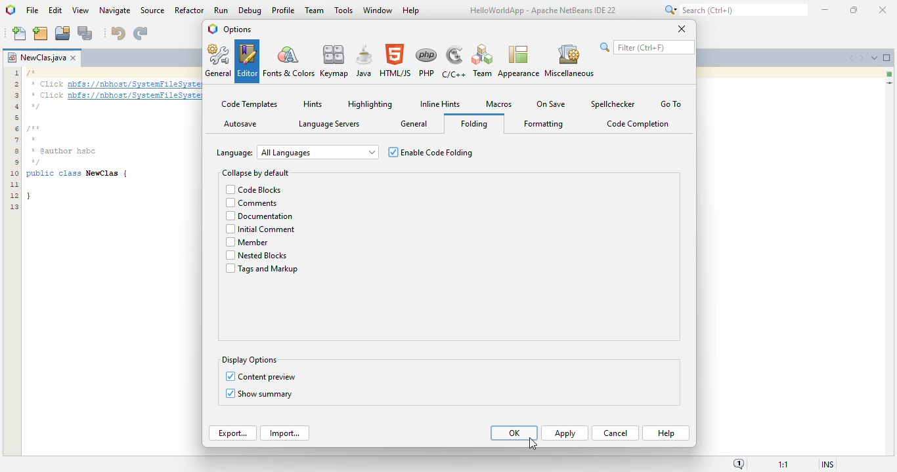 Image resolution: width=897 pixels, height=472 pixels. Describe the element at coordinates (218, 60) in the screenshot. I see `general` at that location.